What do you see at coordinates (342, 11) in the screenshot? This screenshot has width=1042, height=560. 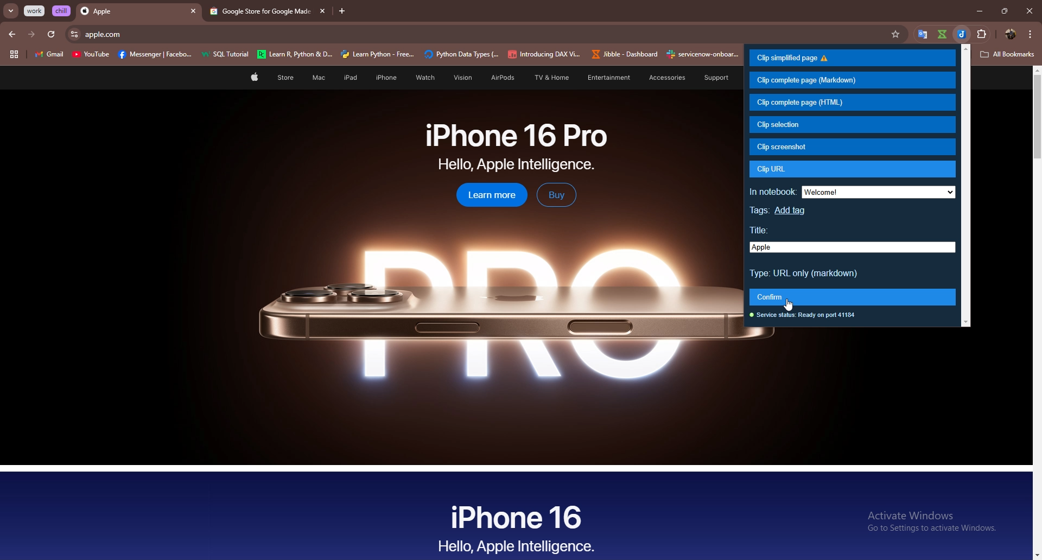 I see `add tab` at bounding box center [342, 11].